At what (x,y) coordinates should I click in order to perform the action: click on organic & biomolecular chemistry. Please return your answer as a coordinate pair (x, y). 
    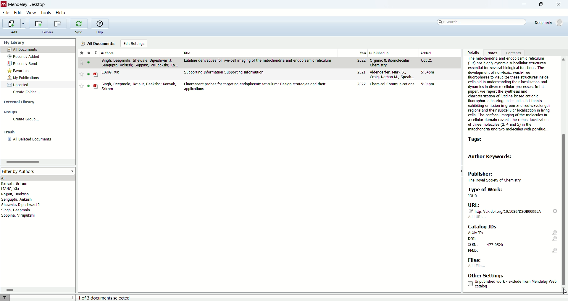
    Looking at the image, I should click on (390, 63).